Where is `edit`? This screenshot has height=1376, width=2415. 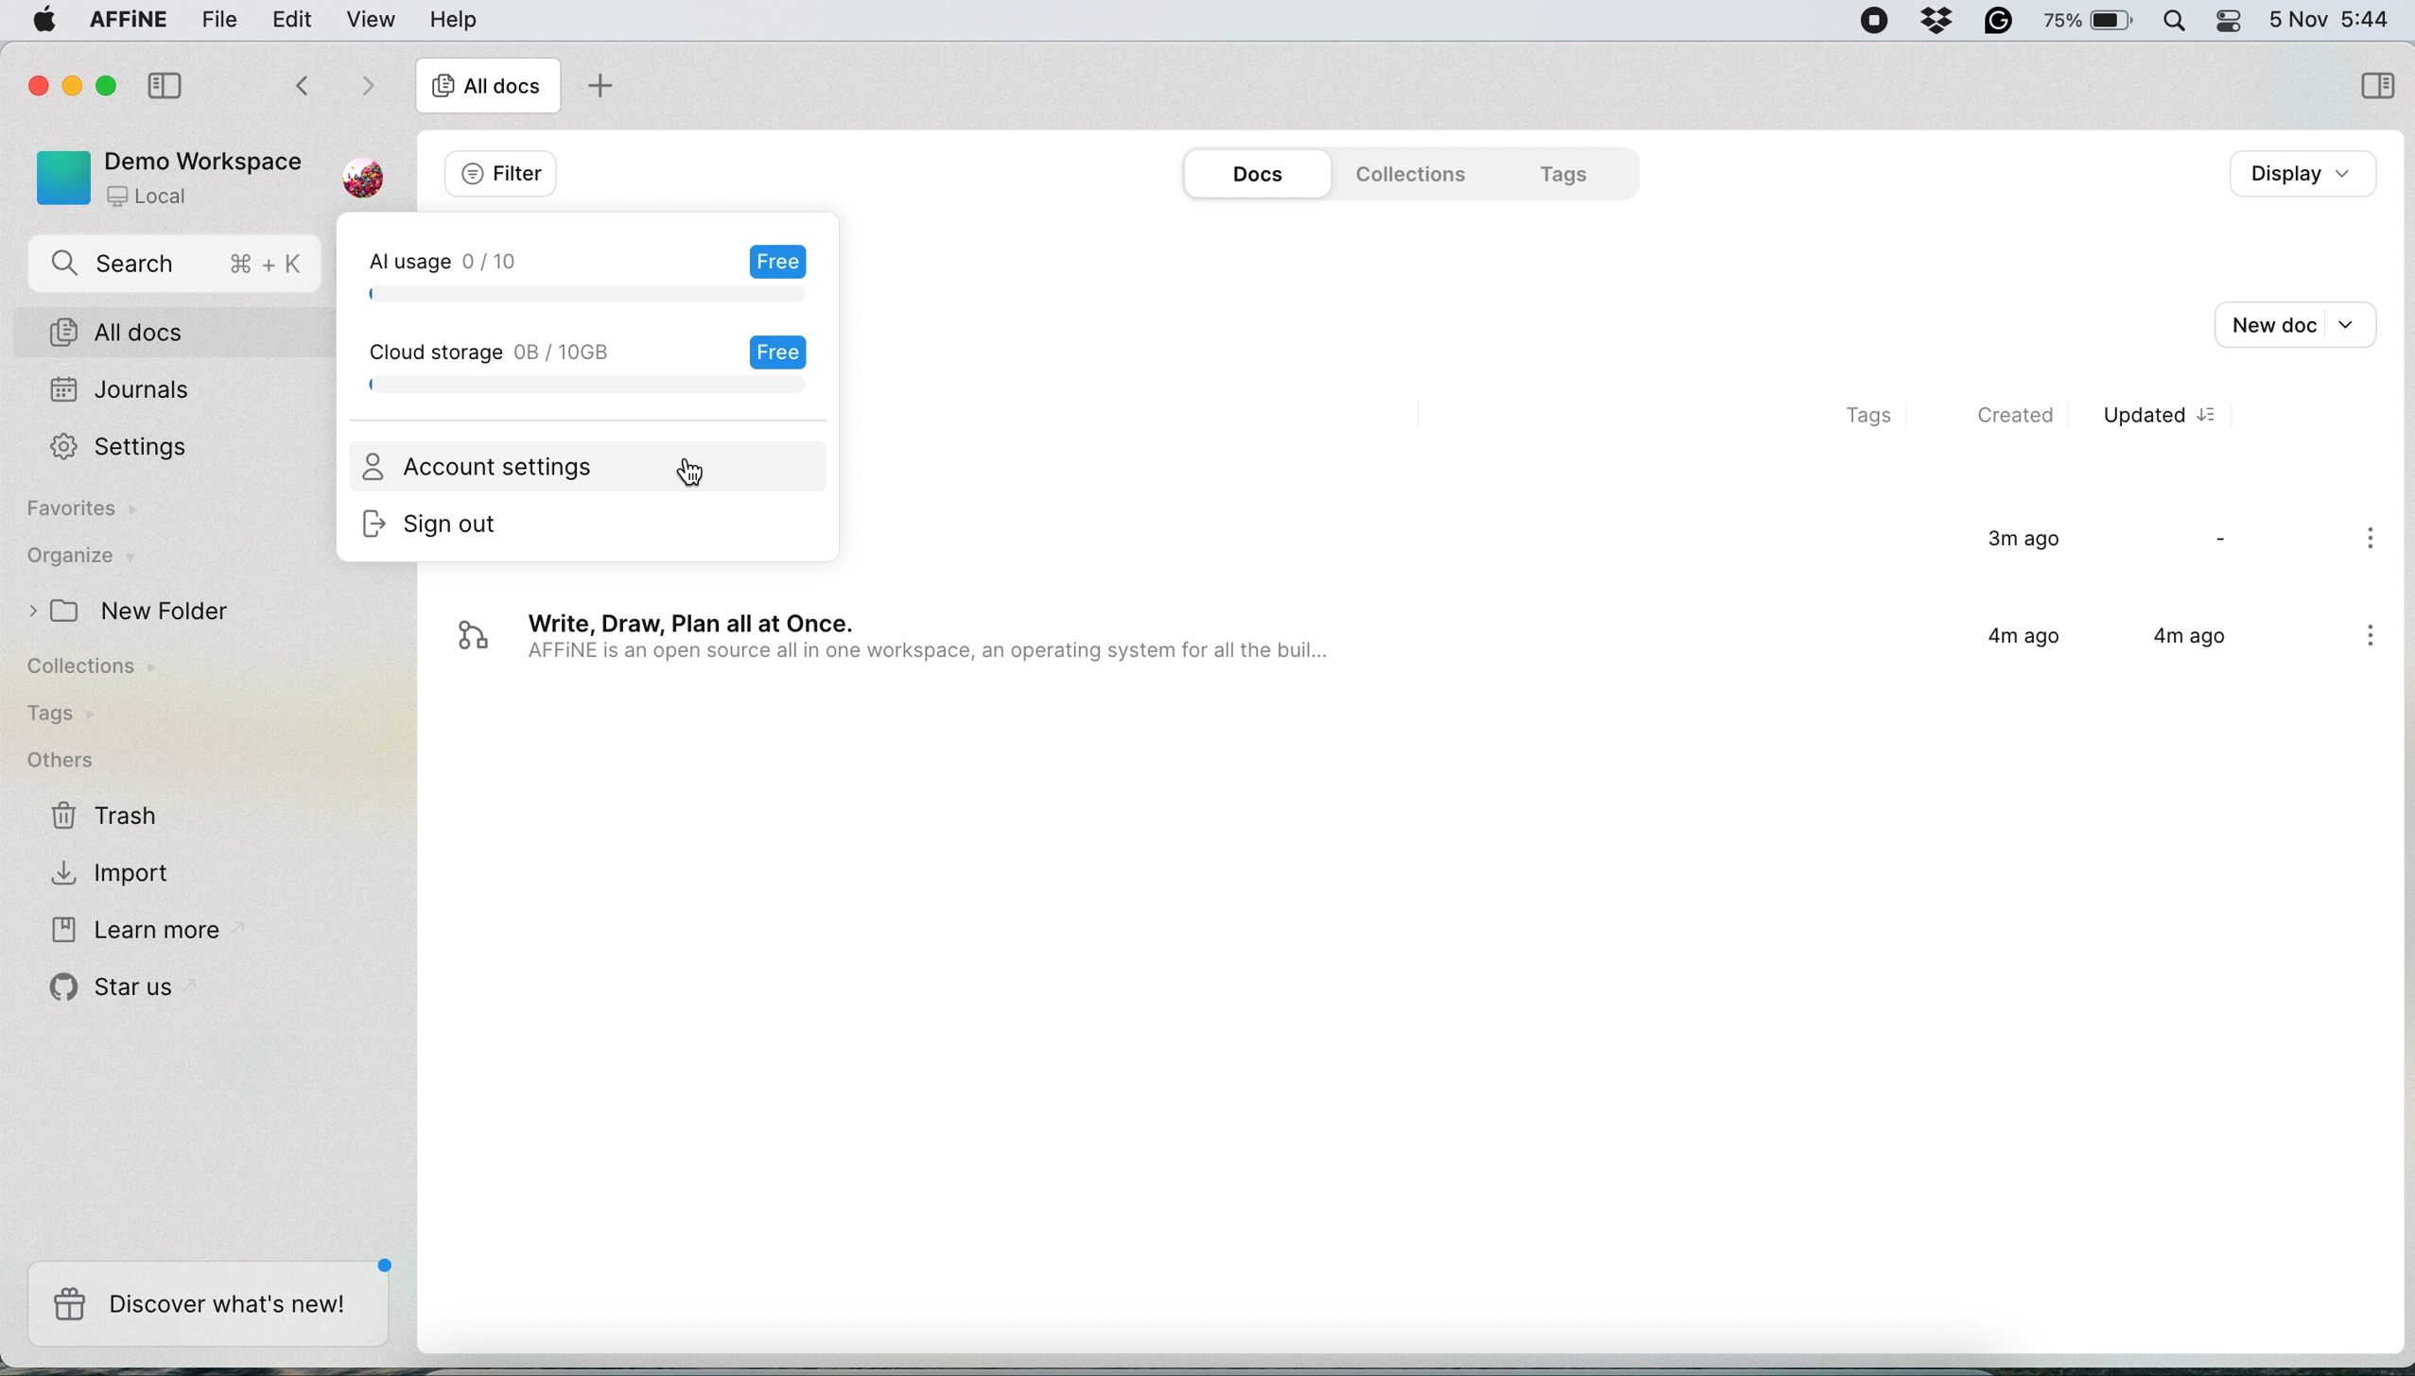
edit is located at coordinates (293, 18).